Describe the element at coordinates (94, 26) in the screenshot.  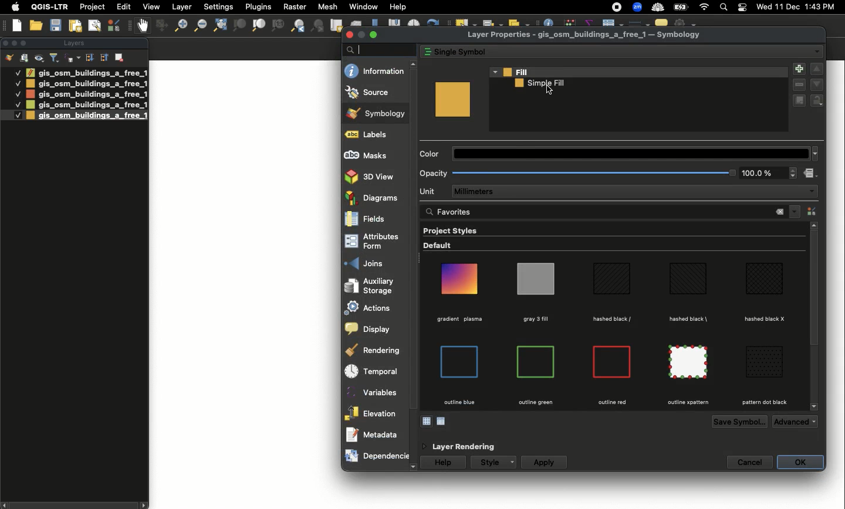
I see `Show layout manager` at that location.